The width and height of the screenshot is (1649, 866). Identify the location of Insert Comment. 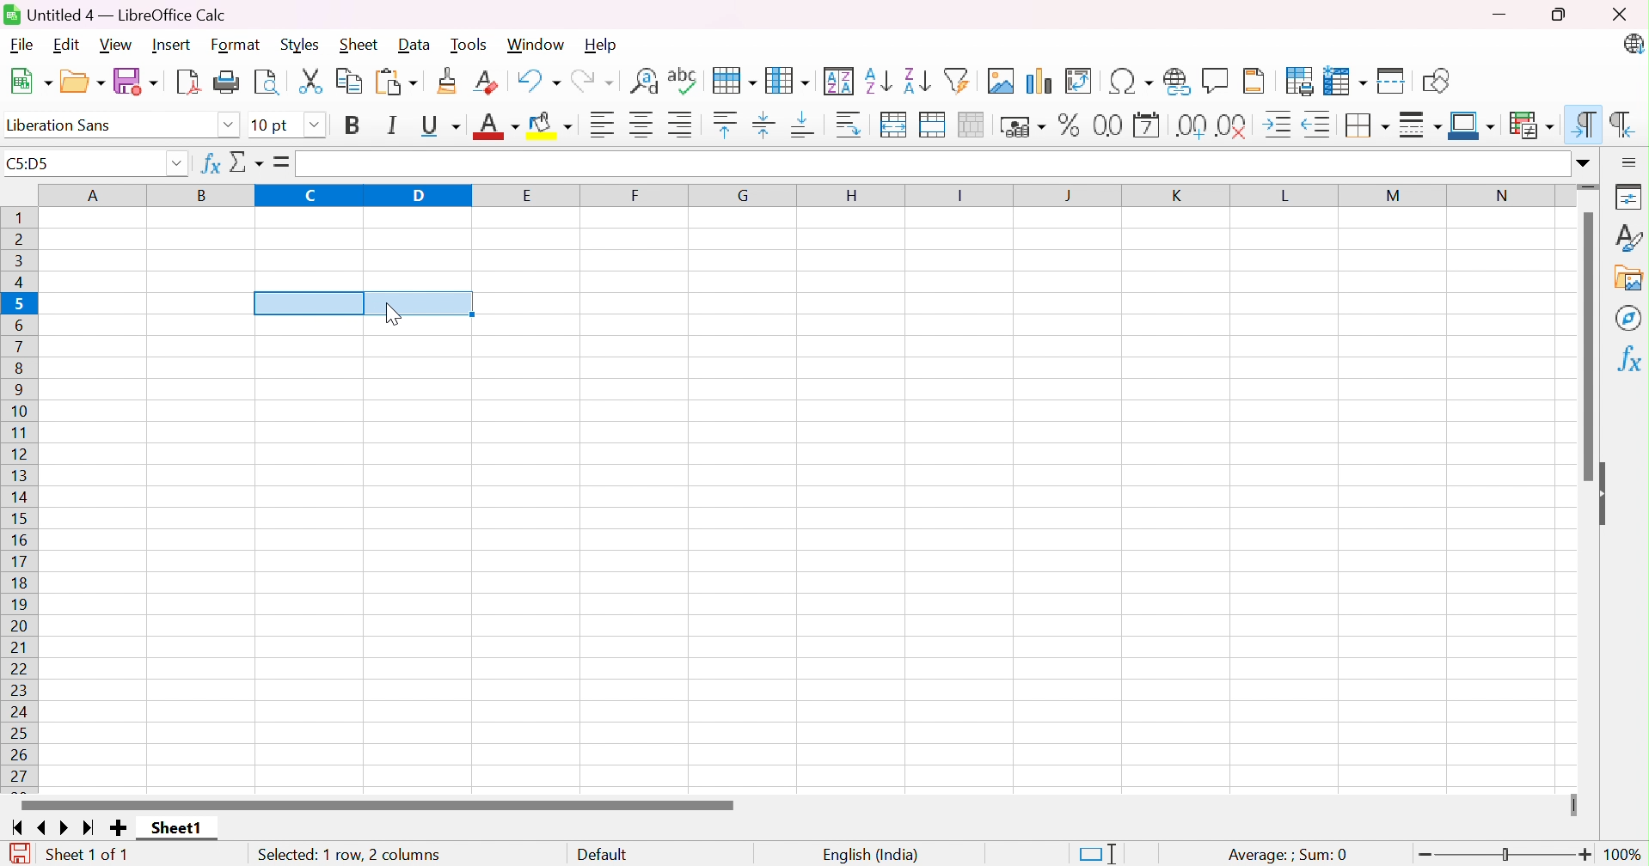
(1217, 79).